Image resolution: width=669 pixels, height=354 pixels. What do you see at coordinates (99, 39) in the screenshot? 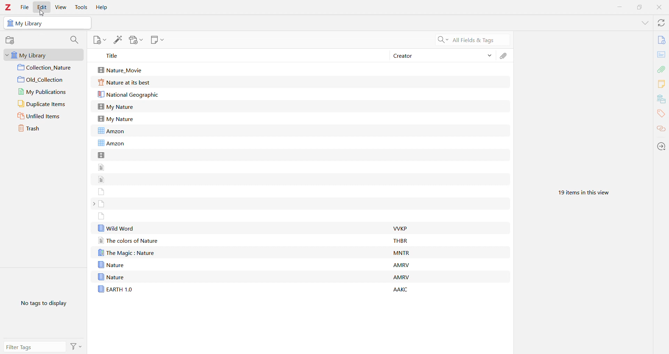
I see `New Item` at bounding box center [99, 39].